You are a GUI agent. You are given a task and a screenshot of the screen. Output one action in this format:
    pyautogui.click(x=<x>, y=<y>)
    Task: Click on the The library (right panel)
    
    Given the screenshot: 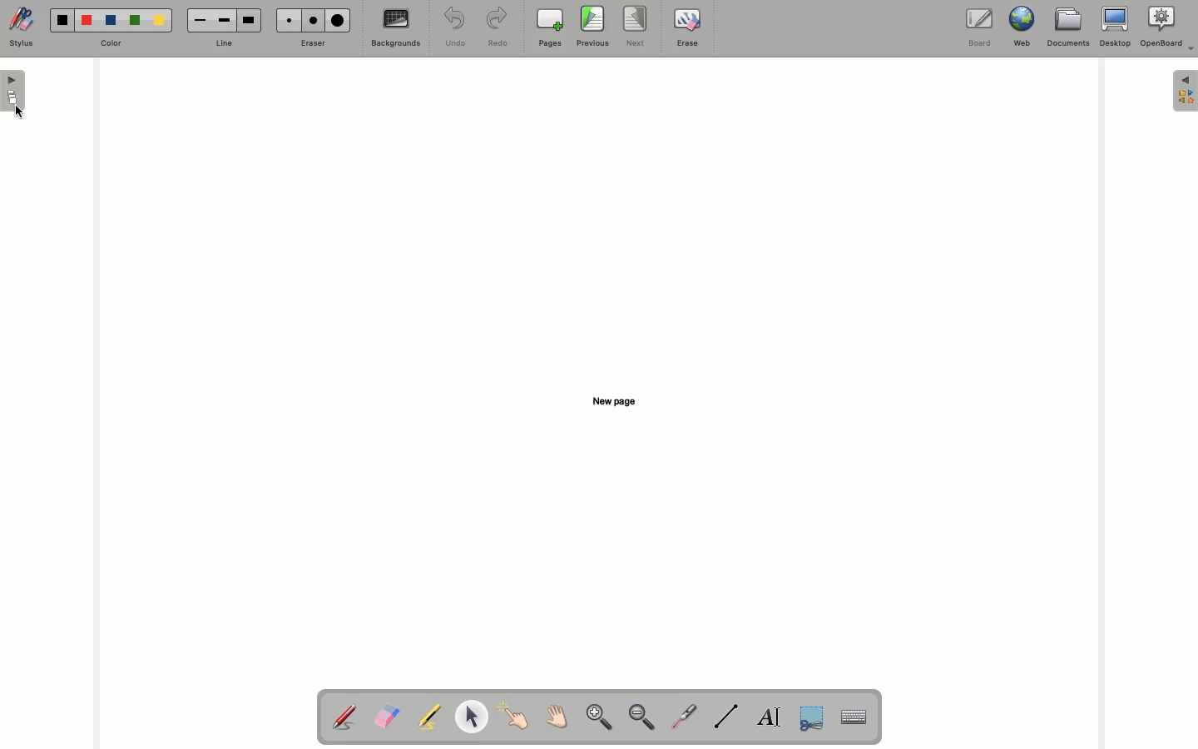 What is the action you would take?
    pyautogui.click(x=1186, y=91)
    